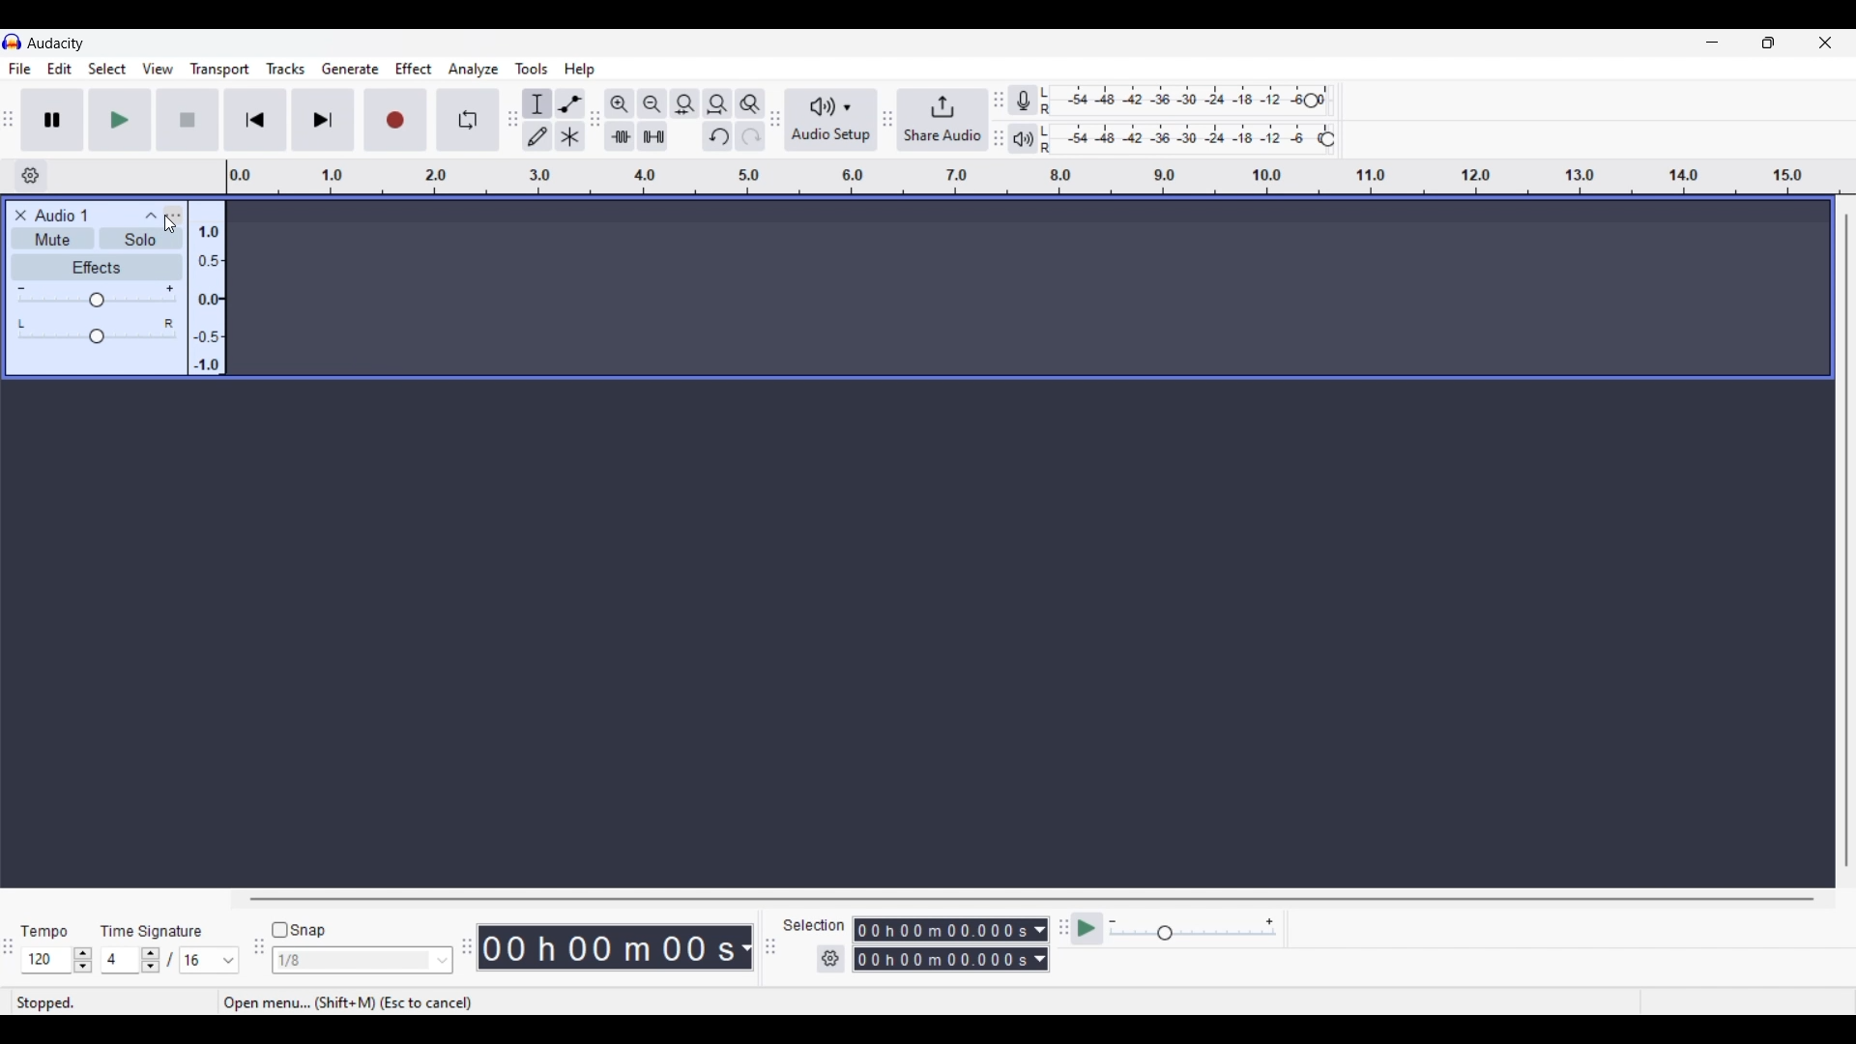  I want to click on Selection settings, so click(831, 959).